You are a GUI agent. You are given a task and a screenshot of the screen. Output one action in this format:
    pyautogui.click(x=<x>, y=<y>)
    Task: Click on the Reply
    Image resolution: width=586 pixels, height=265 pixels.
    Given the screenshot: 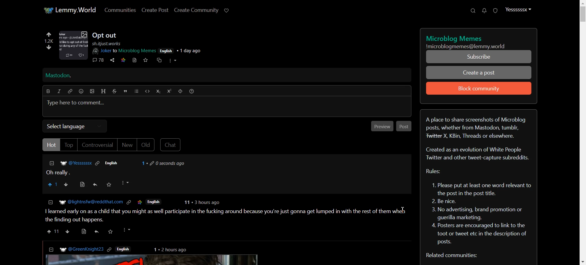 What is the action you would take?
    pyautogui.click(x=95, y=185)
    